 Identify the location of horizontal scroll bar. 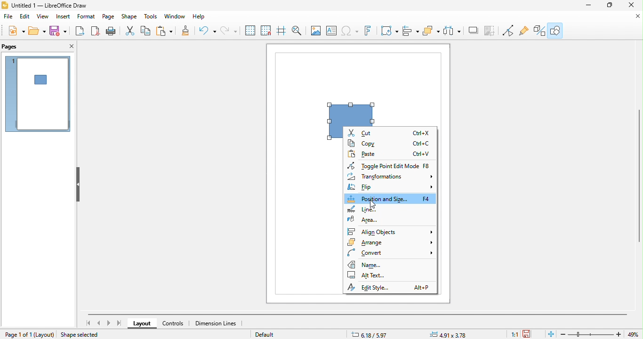
(358, 314).